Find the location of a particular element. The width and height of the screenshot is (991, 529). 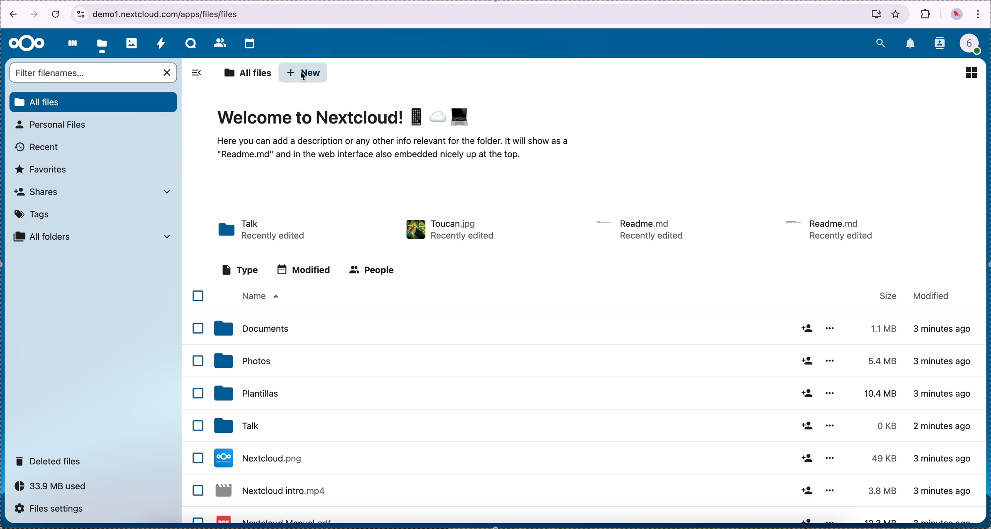

more options is located at coordinates (829, 392).